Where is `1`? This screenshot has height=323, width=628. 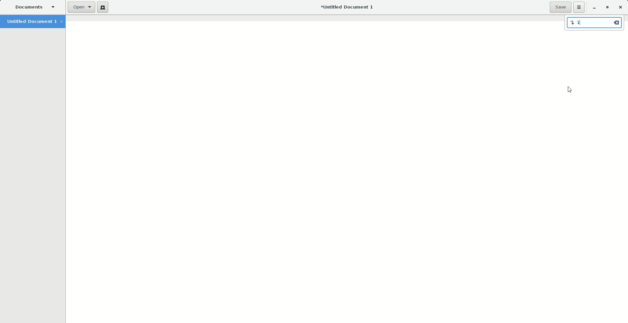
1 is located at coordinates (595, 24).